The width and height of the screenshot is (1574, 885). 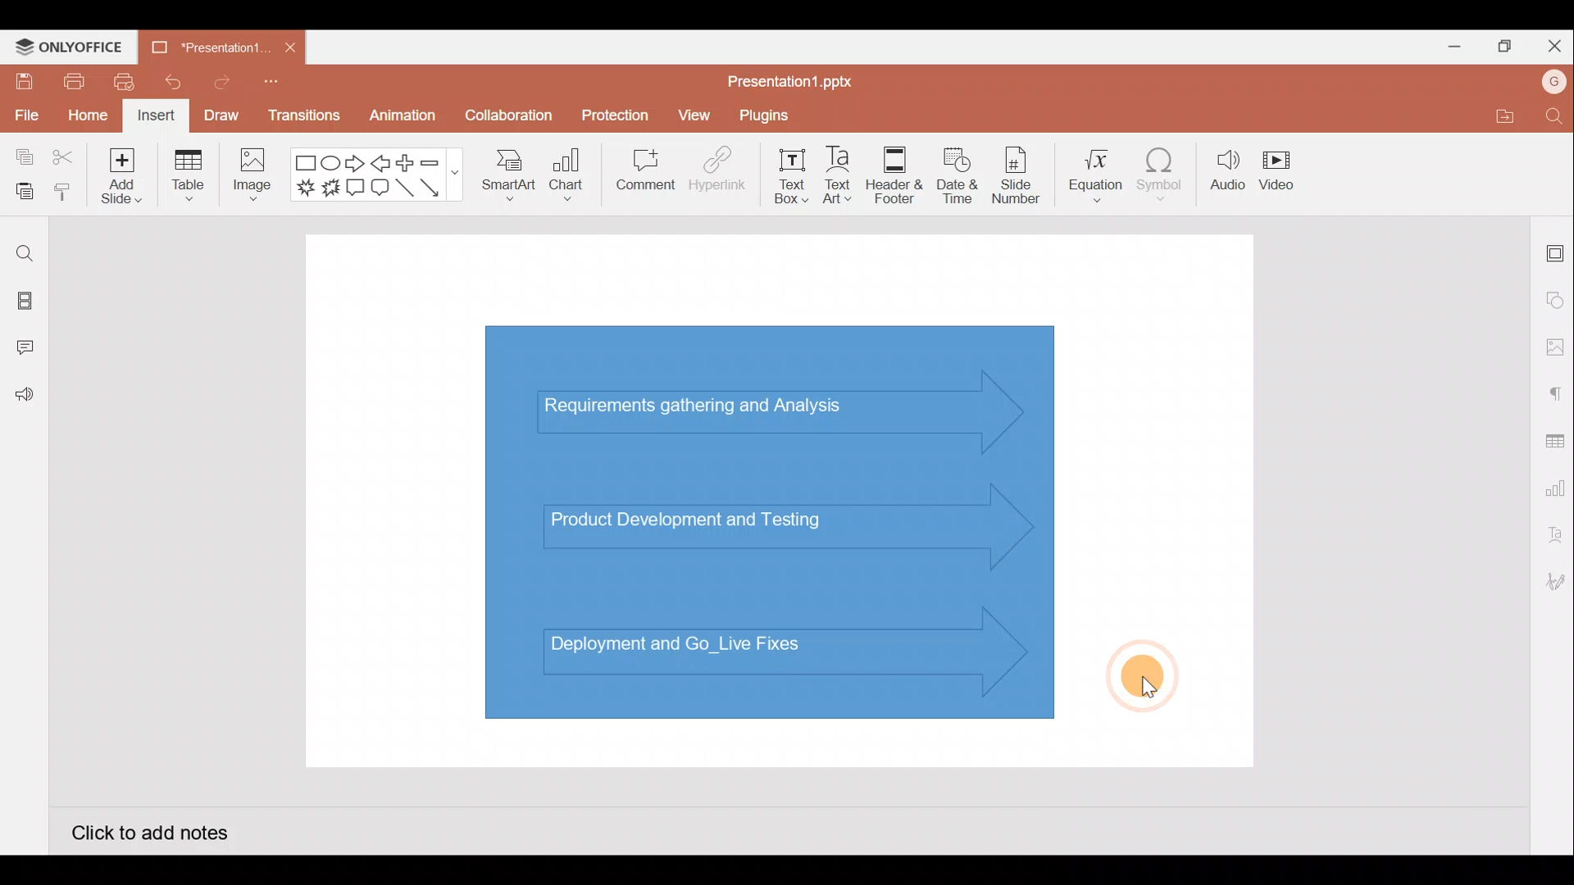 What do you see at coordinates (290, 43) in the screenshot?
I see `Close document` at bounding box center [290, 43].